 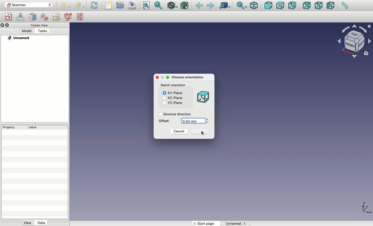 What do you see at coordinates (199, 6) in the screenshot?
I see `Back` at bounding box center [199, 6].